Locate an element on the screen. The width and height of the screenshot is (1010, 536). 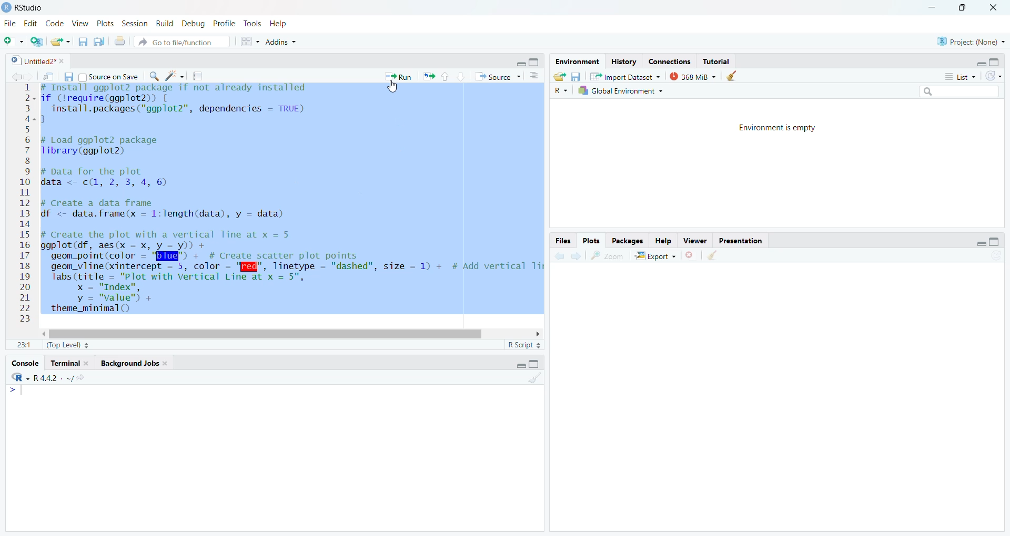
grid is located at coordinates (245, 43).